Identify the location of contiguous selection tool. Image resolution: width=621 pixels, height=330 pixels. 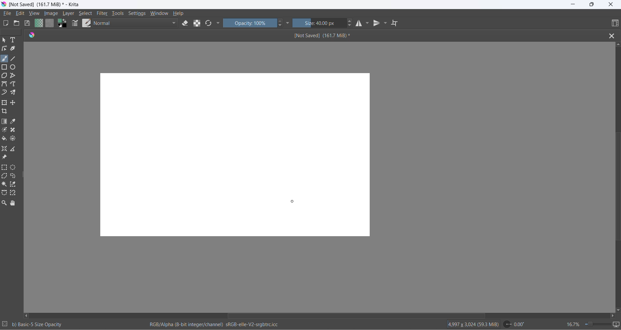
(4, 184).